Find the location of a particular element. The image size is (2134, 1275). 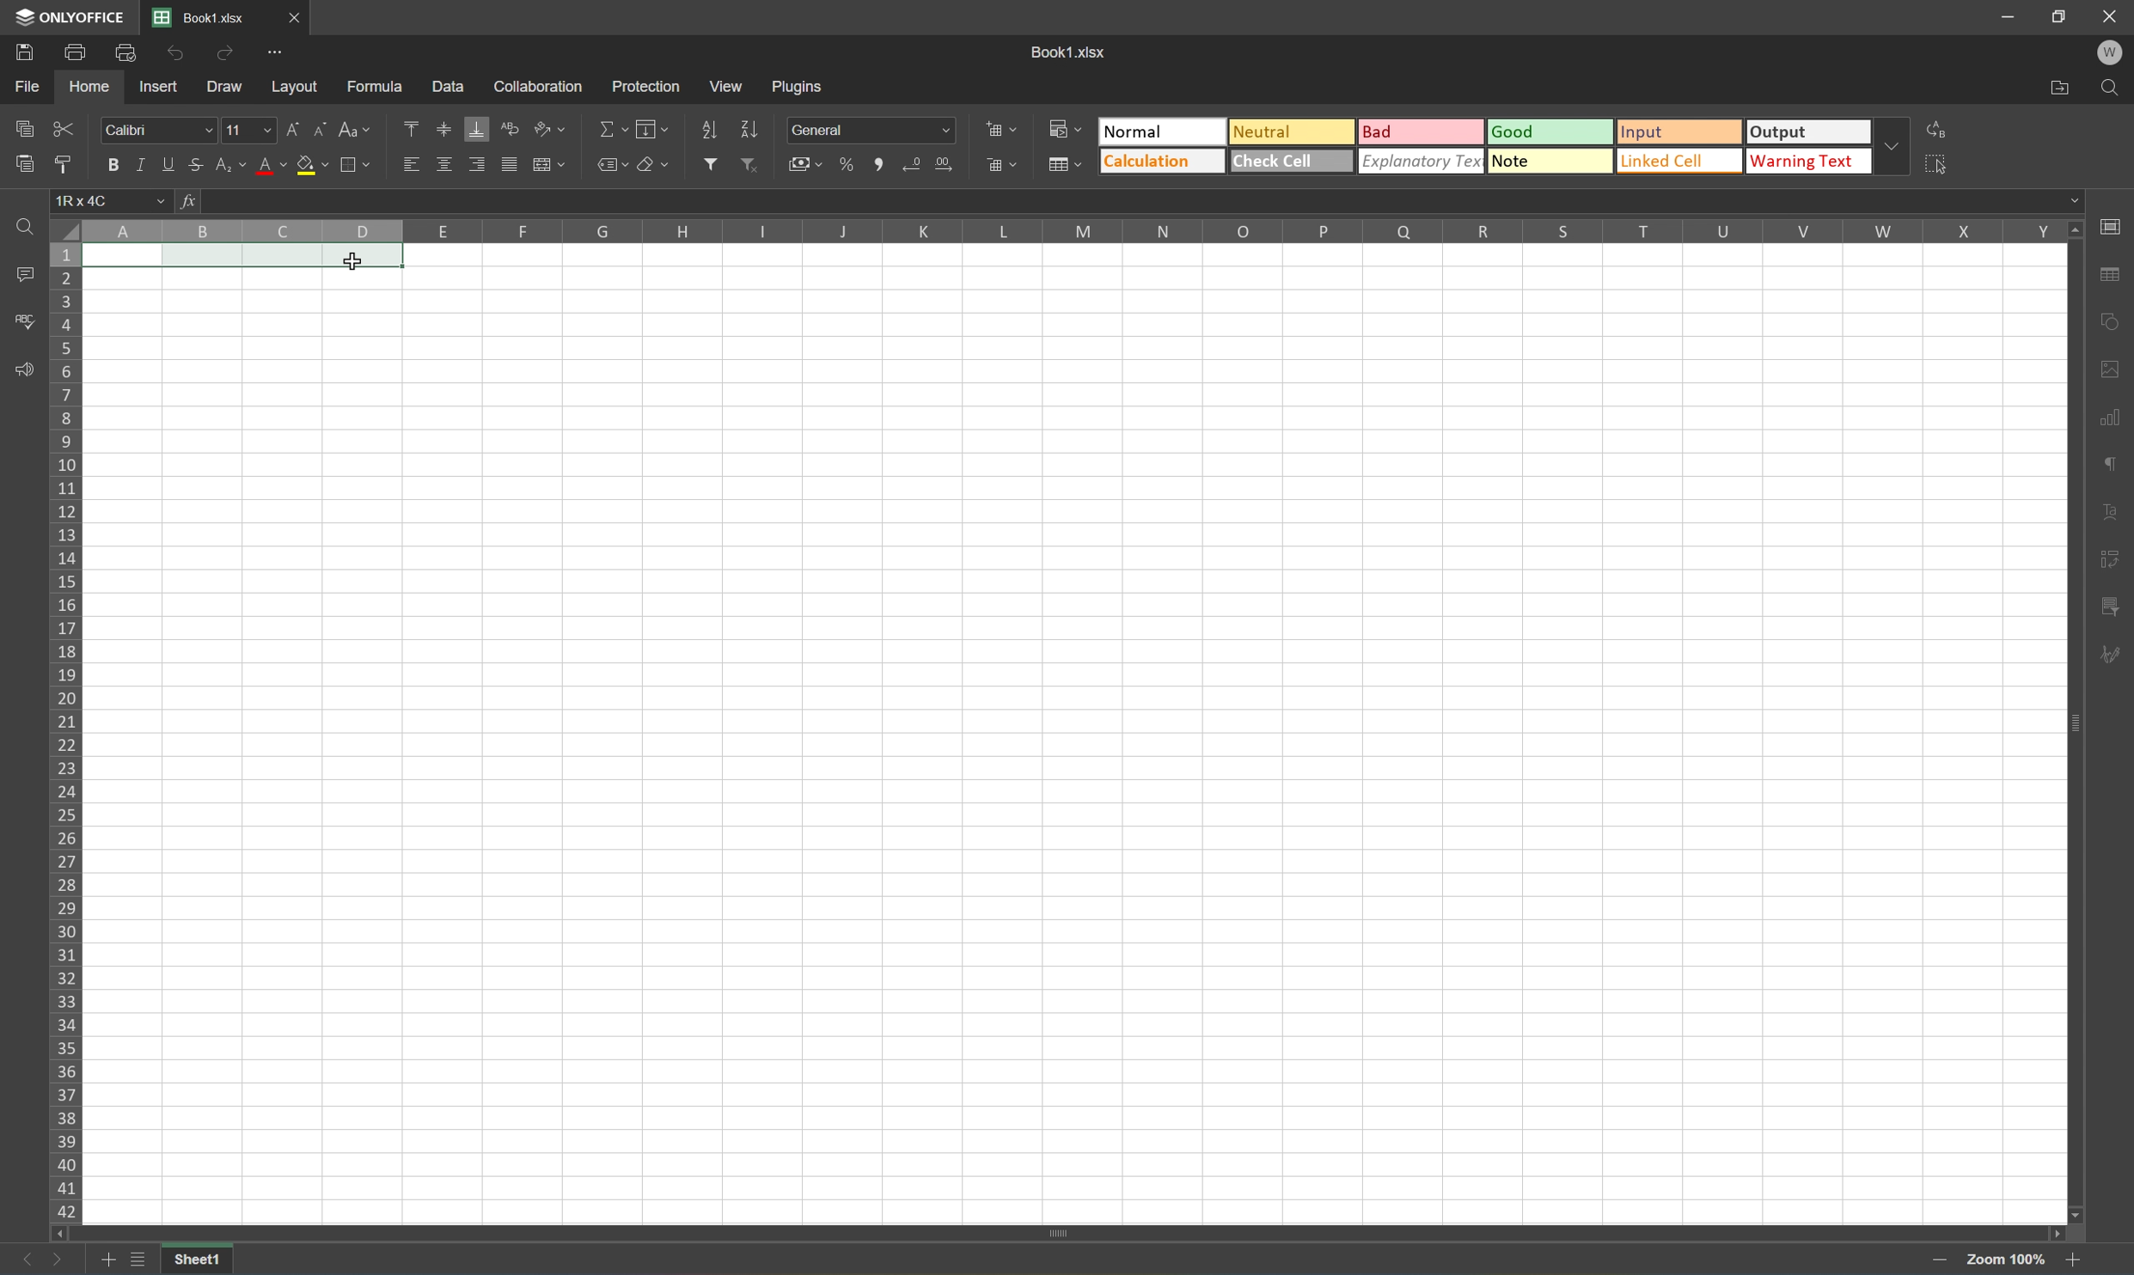

Data is located at coordinates (445, 82).